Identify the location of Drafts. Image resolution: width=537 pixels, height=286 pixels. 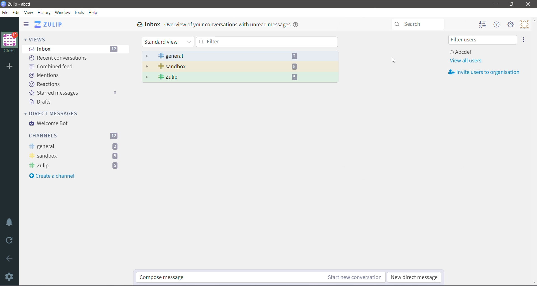
(43, 103).